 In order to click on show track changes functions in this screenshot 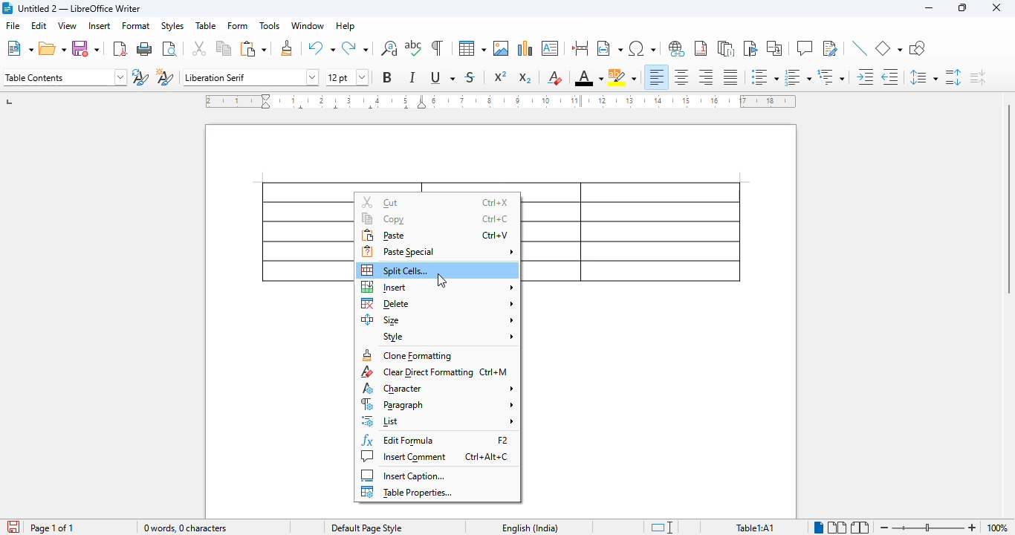, I will do `click(831, 48)`.